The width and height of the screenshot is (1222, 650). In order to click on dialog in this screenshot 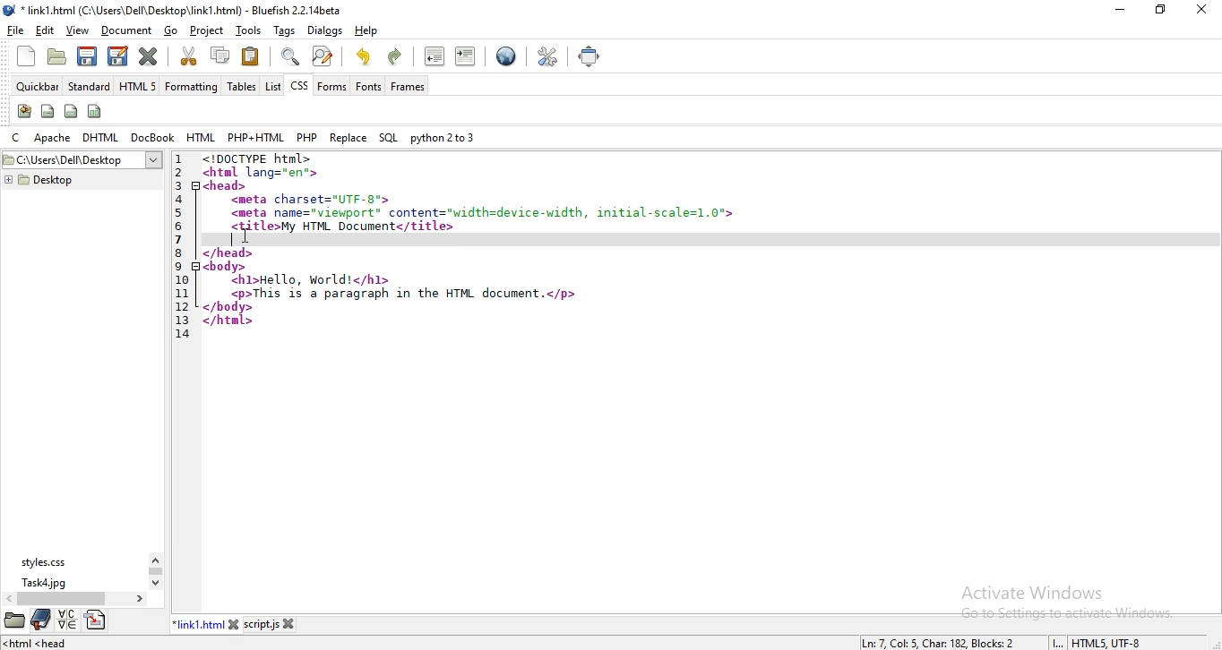, I will do `click(323, 30)`.